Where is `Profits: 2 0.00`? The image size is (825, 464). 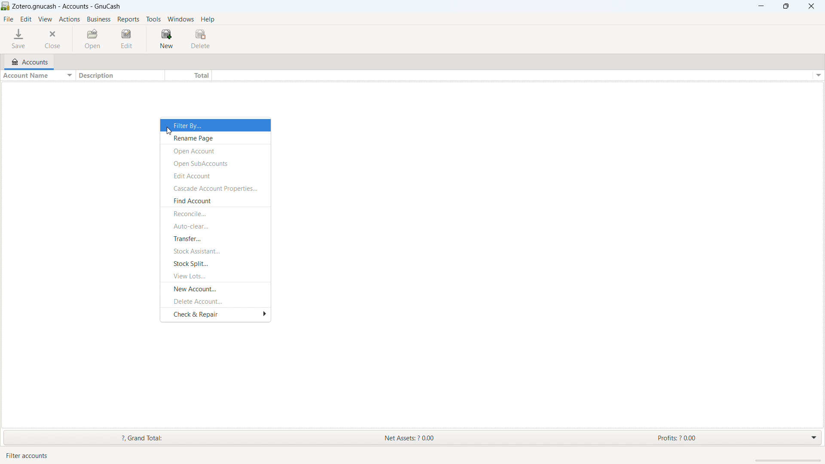
Profits: 2 0.00 is located at coordinates (724, 437).